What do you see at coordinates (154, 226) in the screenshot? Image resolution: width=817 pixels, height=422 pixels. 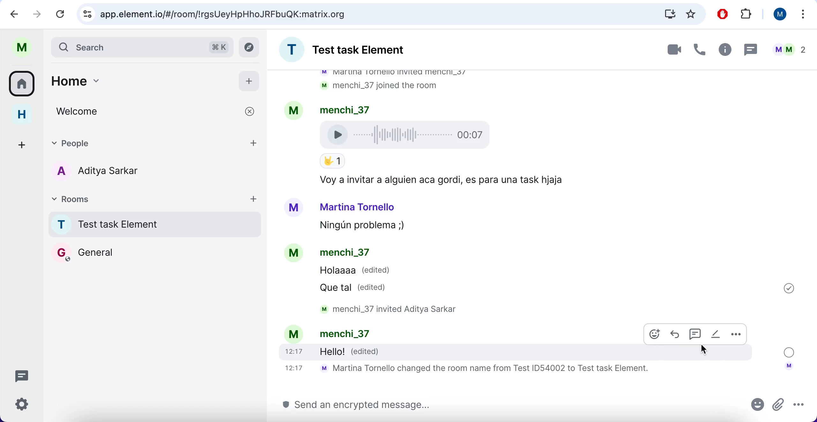 I see `chat room 1` at bounding box center [154, 226].